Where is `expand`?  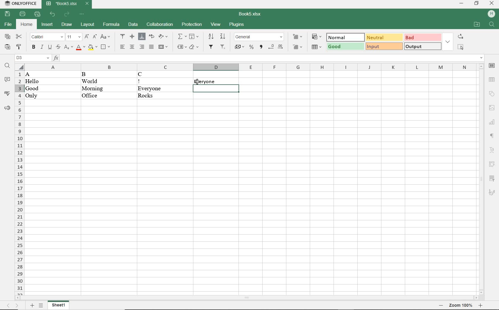
expand is located at coordinates (448, 41).